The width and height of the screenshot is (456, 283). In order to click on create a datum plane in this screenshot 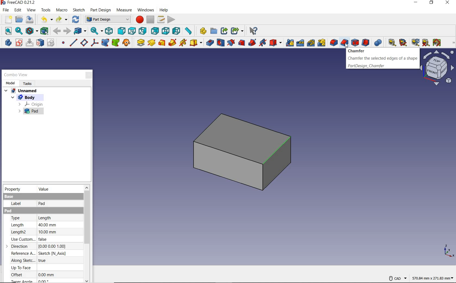, I will do `click(84, 43)`.